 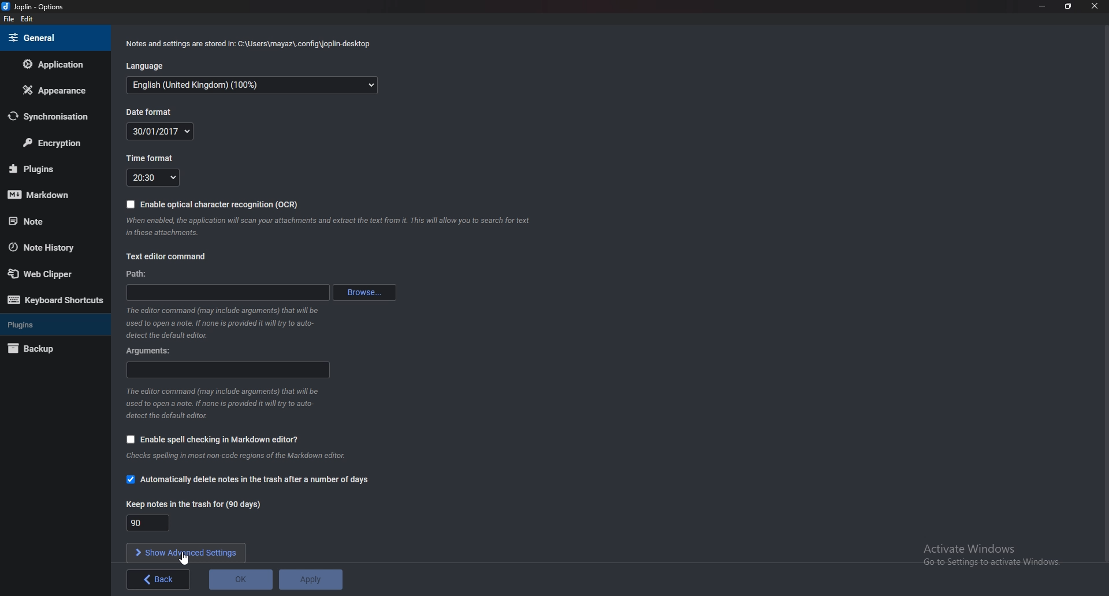 What do you see at coordinates (161, 131) in the screenshot?
I see `Date format` at bounding box center [161, 131].